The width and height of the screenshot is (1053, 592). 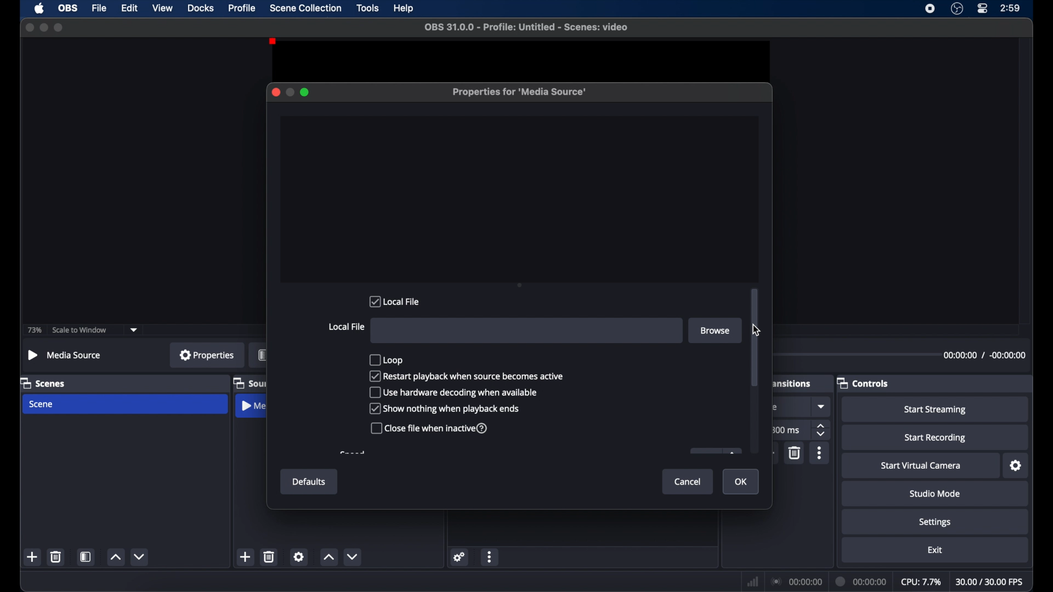 What do you see at coordinates (935, 523) in the screenshot?
I see `settings` at bounding box center [935, 523].